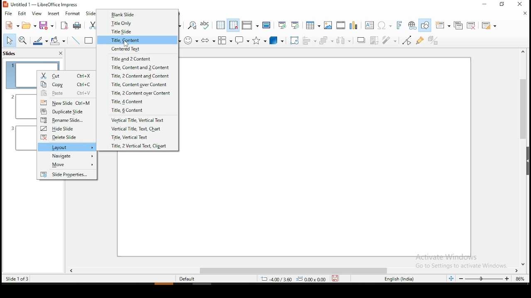  I want to click on insert video, so click(341, 25).